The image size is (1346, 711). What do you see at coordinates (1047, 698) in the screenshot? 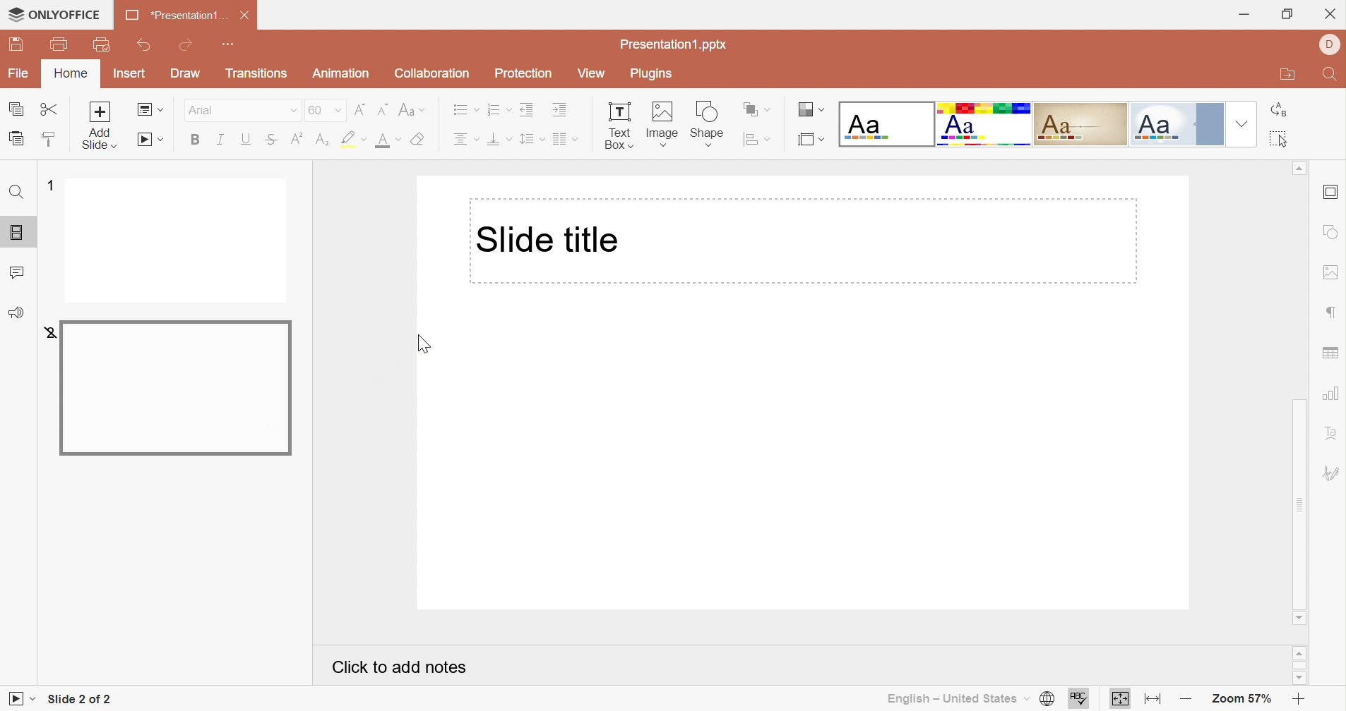
I see `Set document language` at bounding box center [1047, 698].